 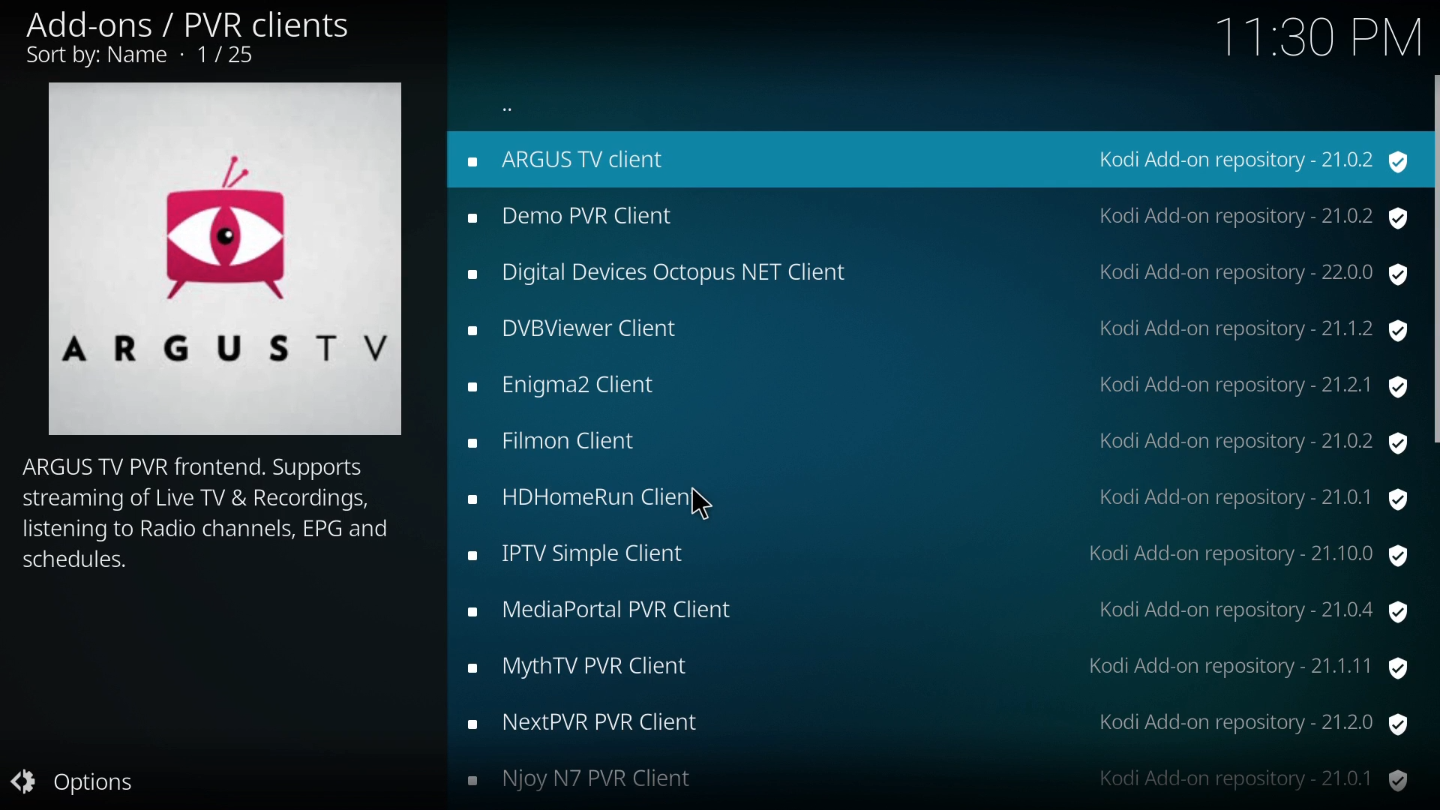 I want to click on HDHomeRun Client Kodi Add-on repository - 21.0.1, so click(x=932, y=499).